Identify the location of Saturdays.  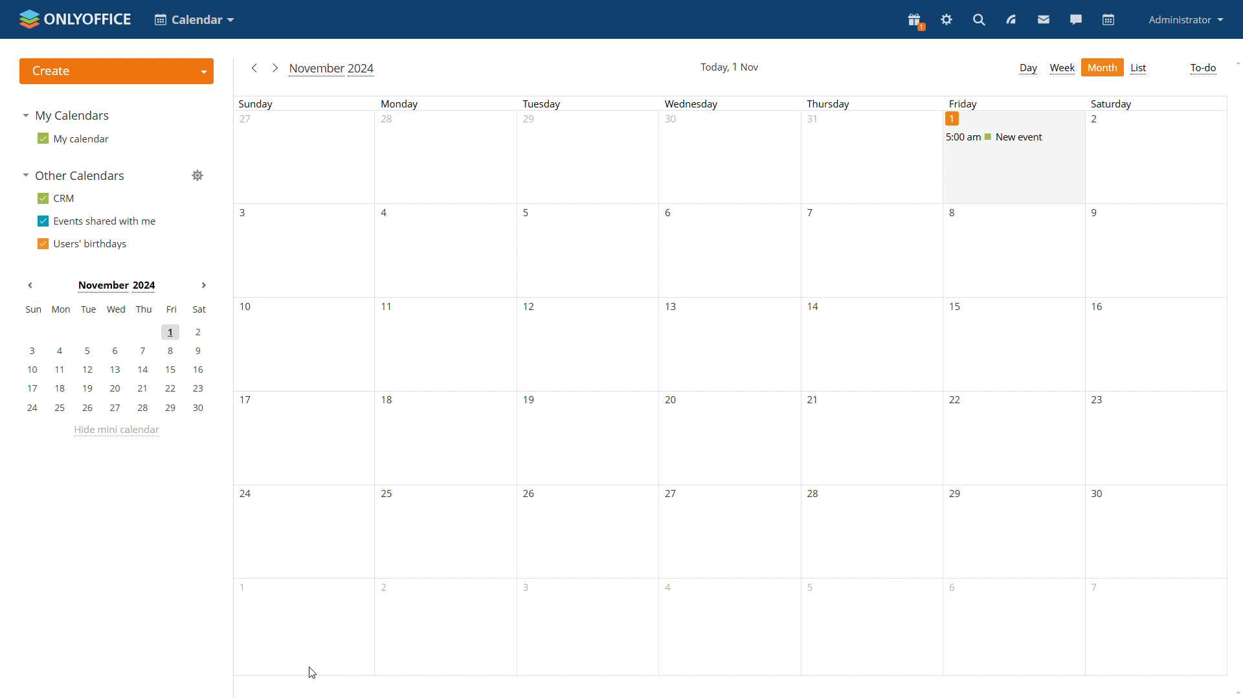
(1156, 388).